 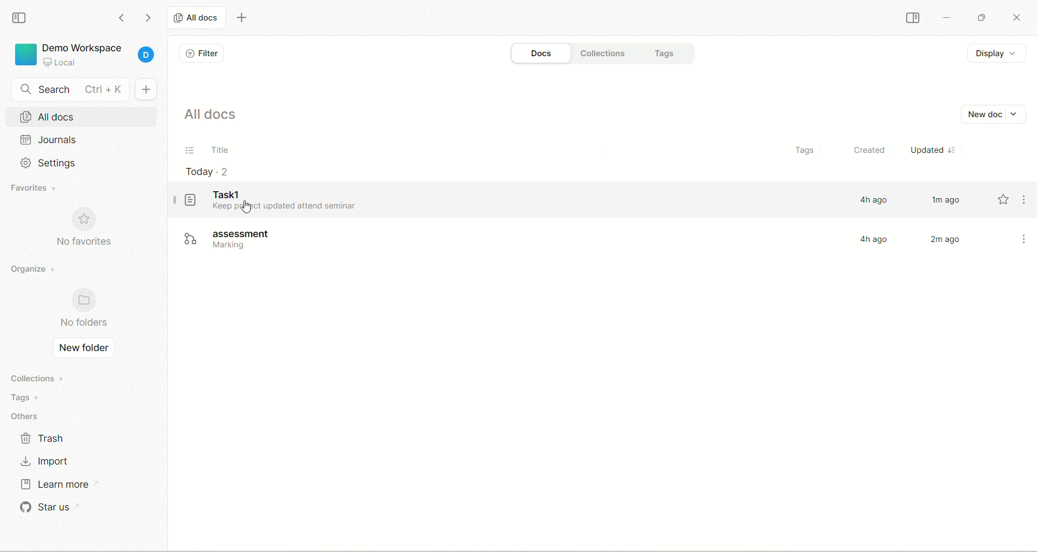 I want to click on go backward, so click(x=120, y=17).